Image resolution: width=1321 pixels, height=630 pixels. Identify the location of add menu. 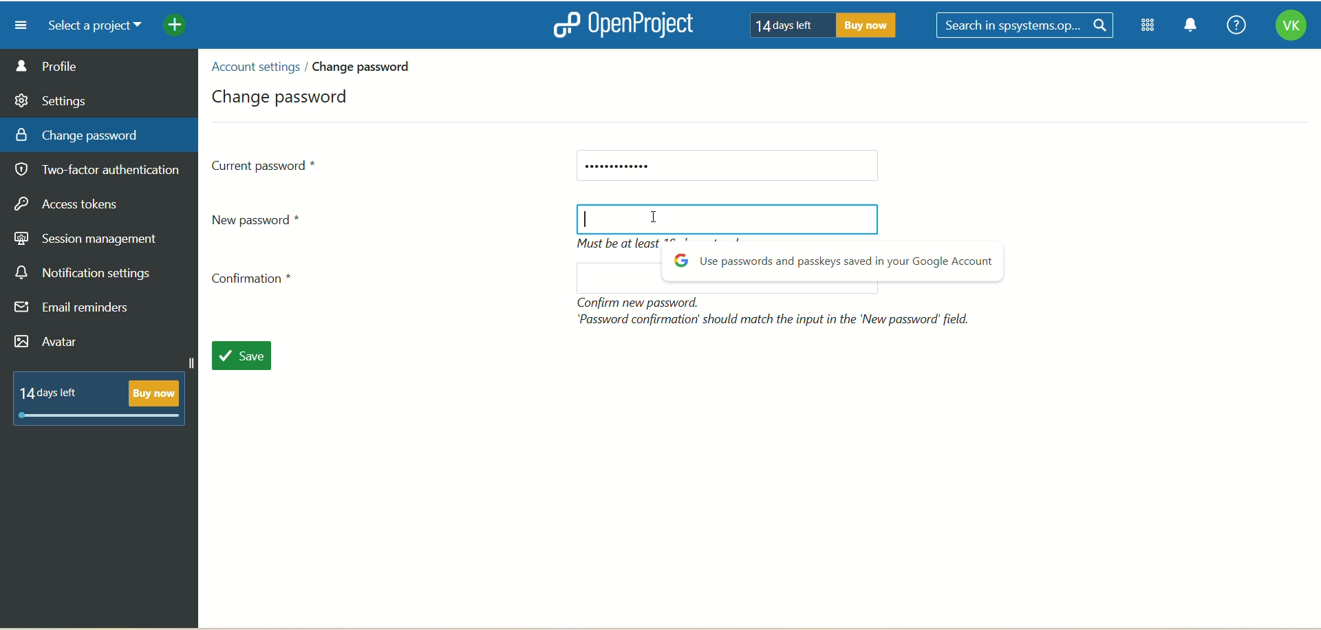
(176, 27).